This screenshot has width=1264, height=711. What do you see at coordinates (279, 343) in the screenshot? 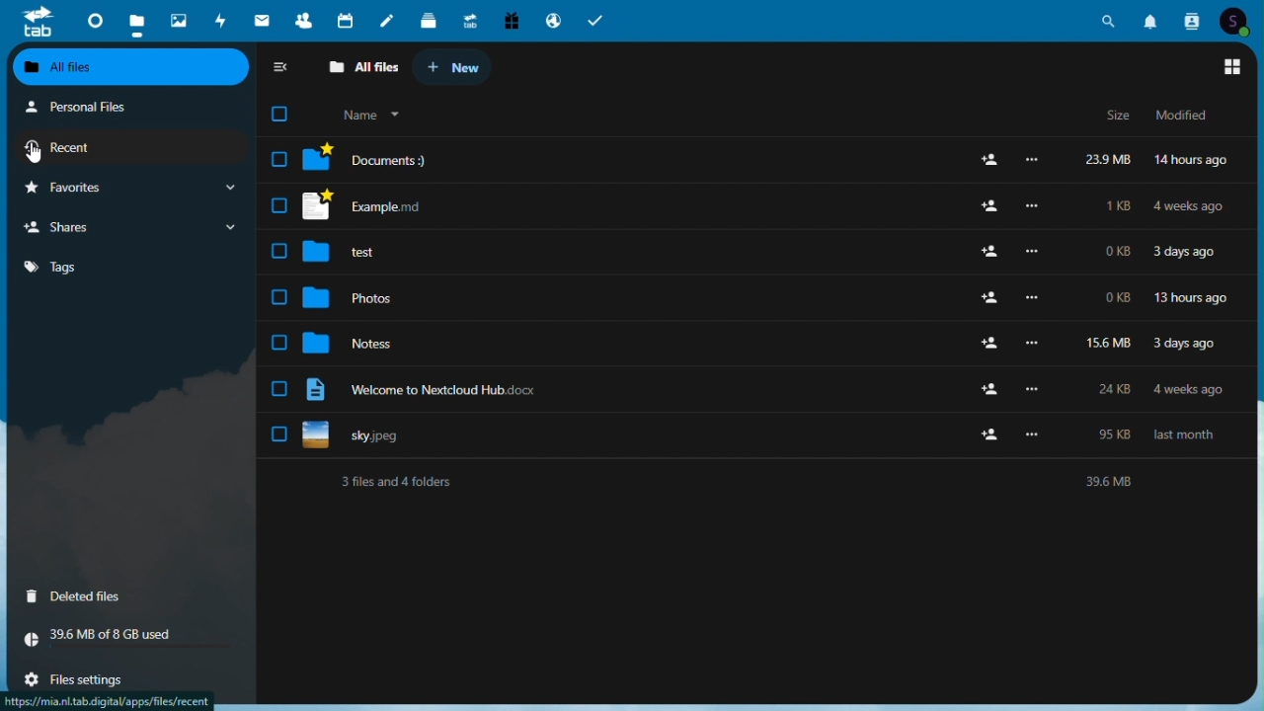
I see `checkbox` at bounding box center [279, 343].